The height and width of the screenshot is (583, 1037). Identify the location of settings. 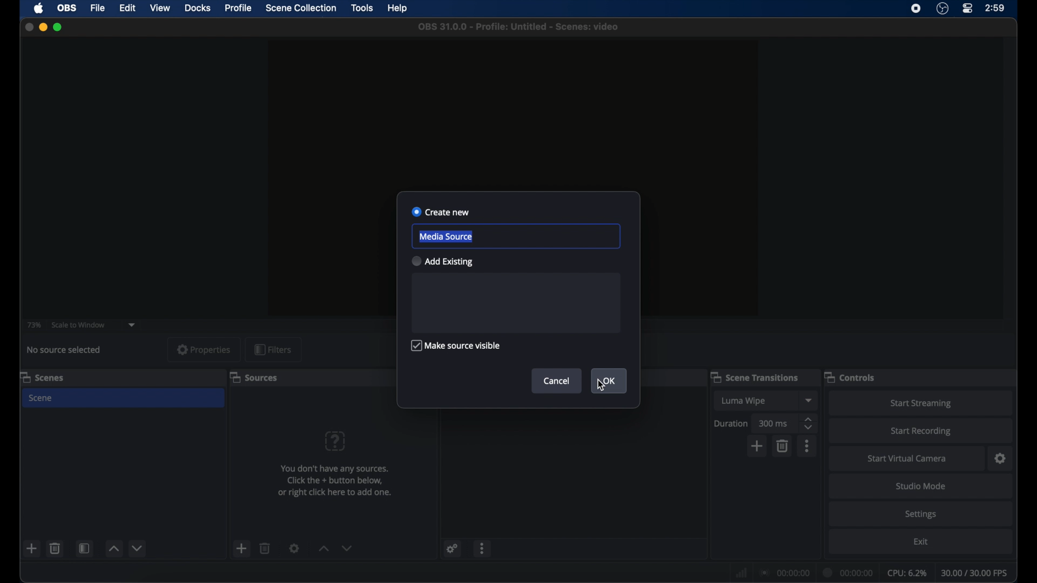
(294, 548).